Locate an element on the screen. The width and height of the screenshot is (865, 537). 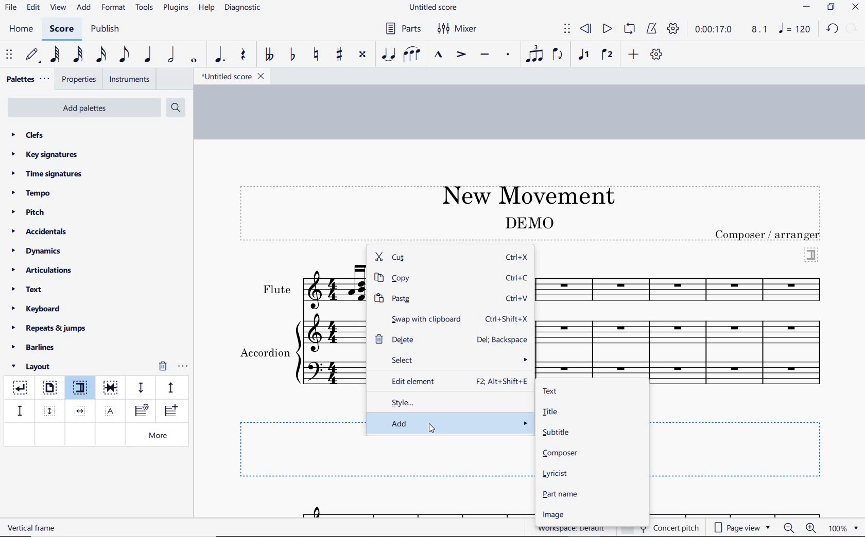
properties is located at coordinates (80, 80).